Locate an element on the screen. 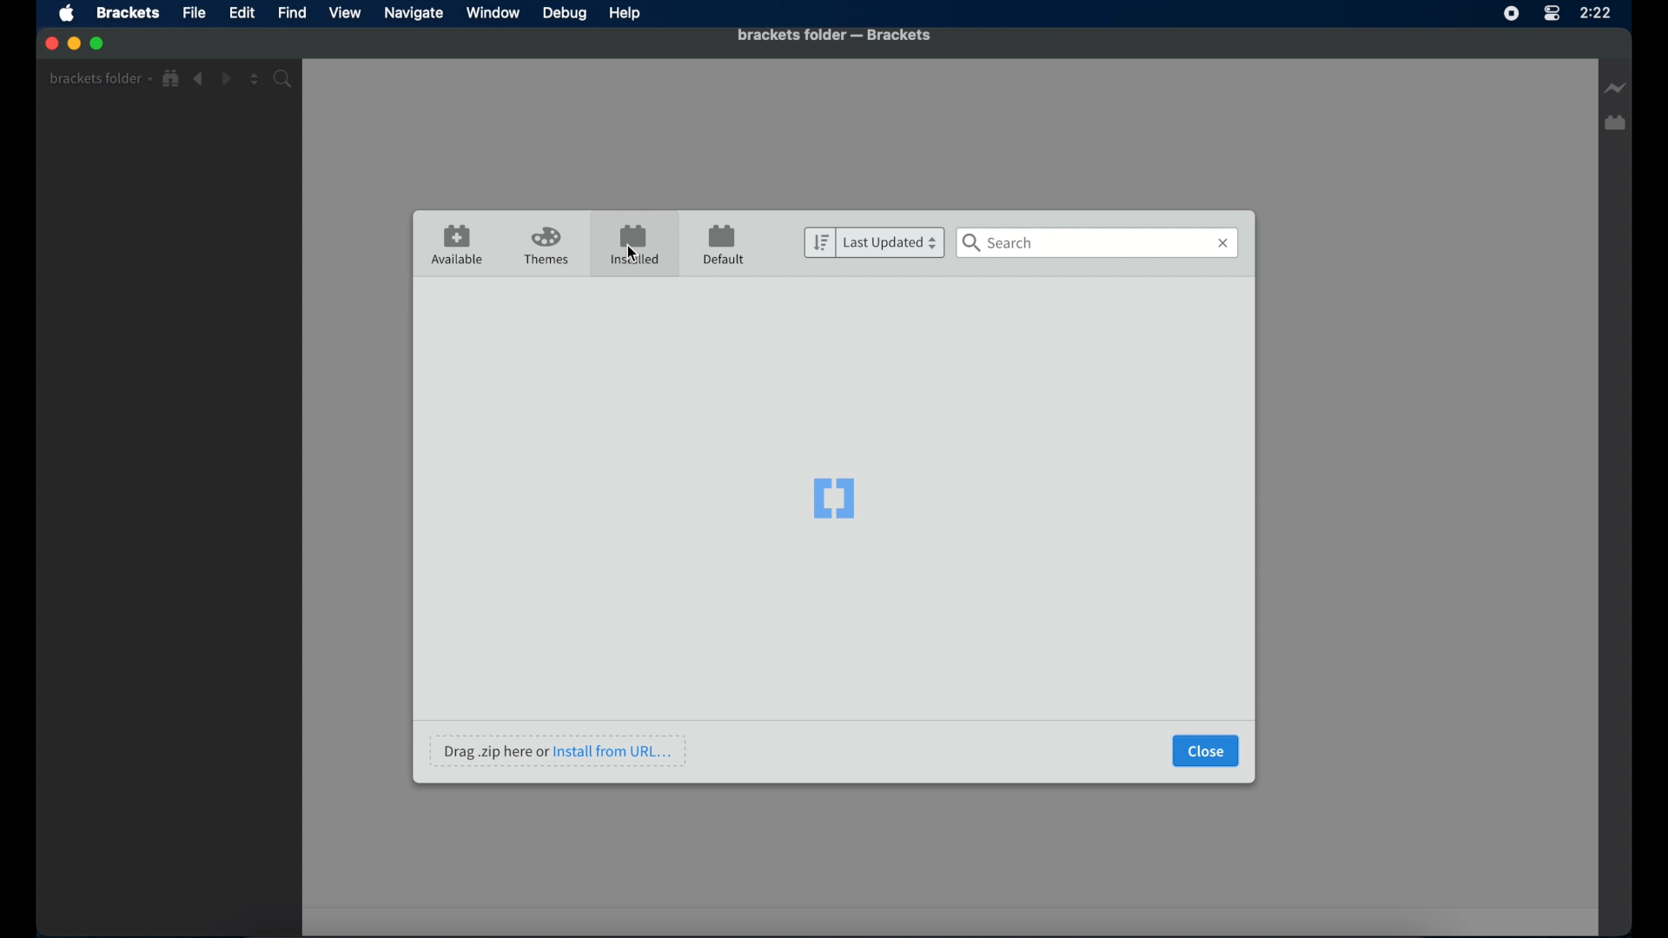  navigate is located at coordinates (413, 13).